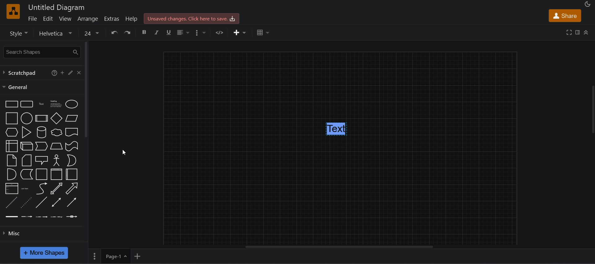  What do you see at coordinates (183, 33) in the screenshot?
I see `align` at bounding box center [183, 33].